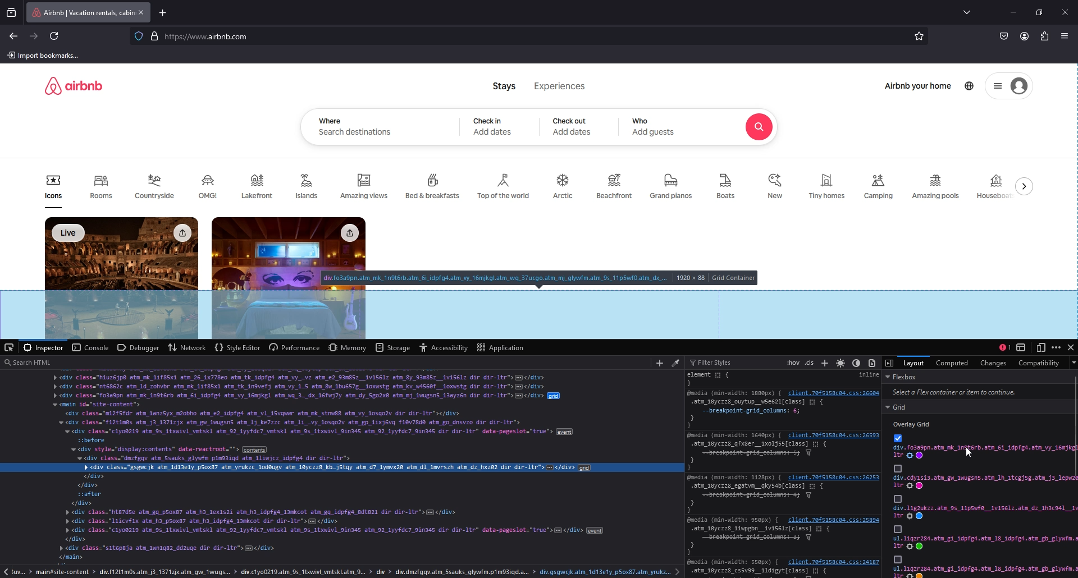  Describe the element at coordinates (897, 529) in the screenshot. I see `` at that location.